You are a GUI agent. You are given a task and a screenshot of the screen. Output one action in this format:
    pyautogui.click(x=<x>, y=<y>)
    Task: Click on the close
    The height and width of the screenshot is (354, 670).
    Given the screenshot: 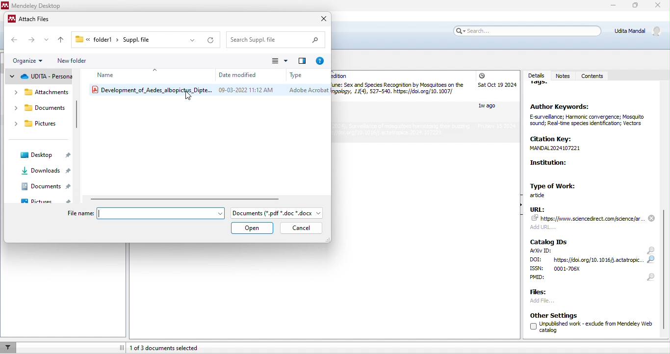 What is the action you would take?
    pyautogui.click(x=321, y=19)
    